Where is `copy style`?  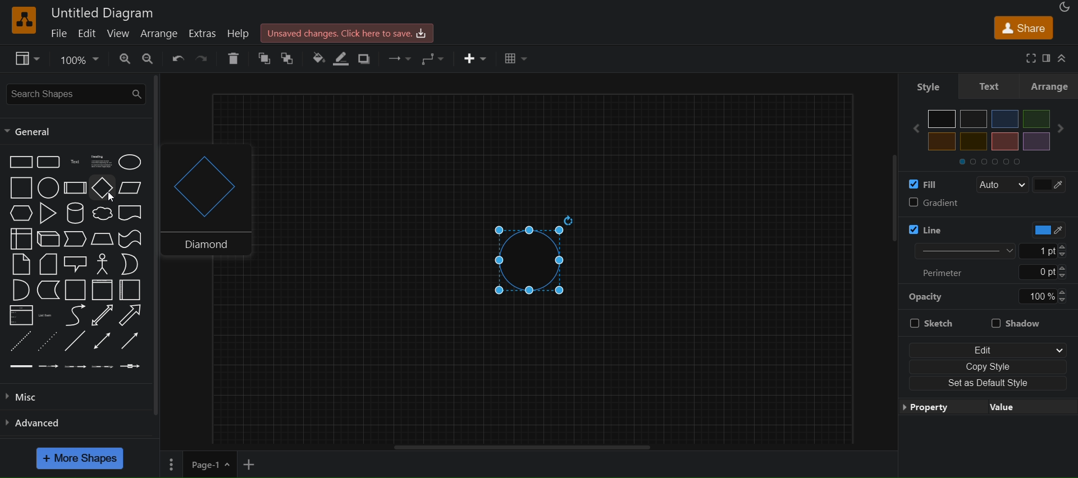 copy style is located at coordinates (988, 365).